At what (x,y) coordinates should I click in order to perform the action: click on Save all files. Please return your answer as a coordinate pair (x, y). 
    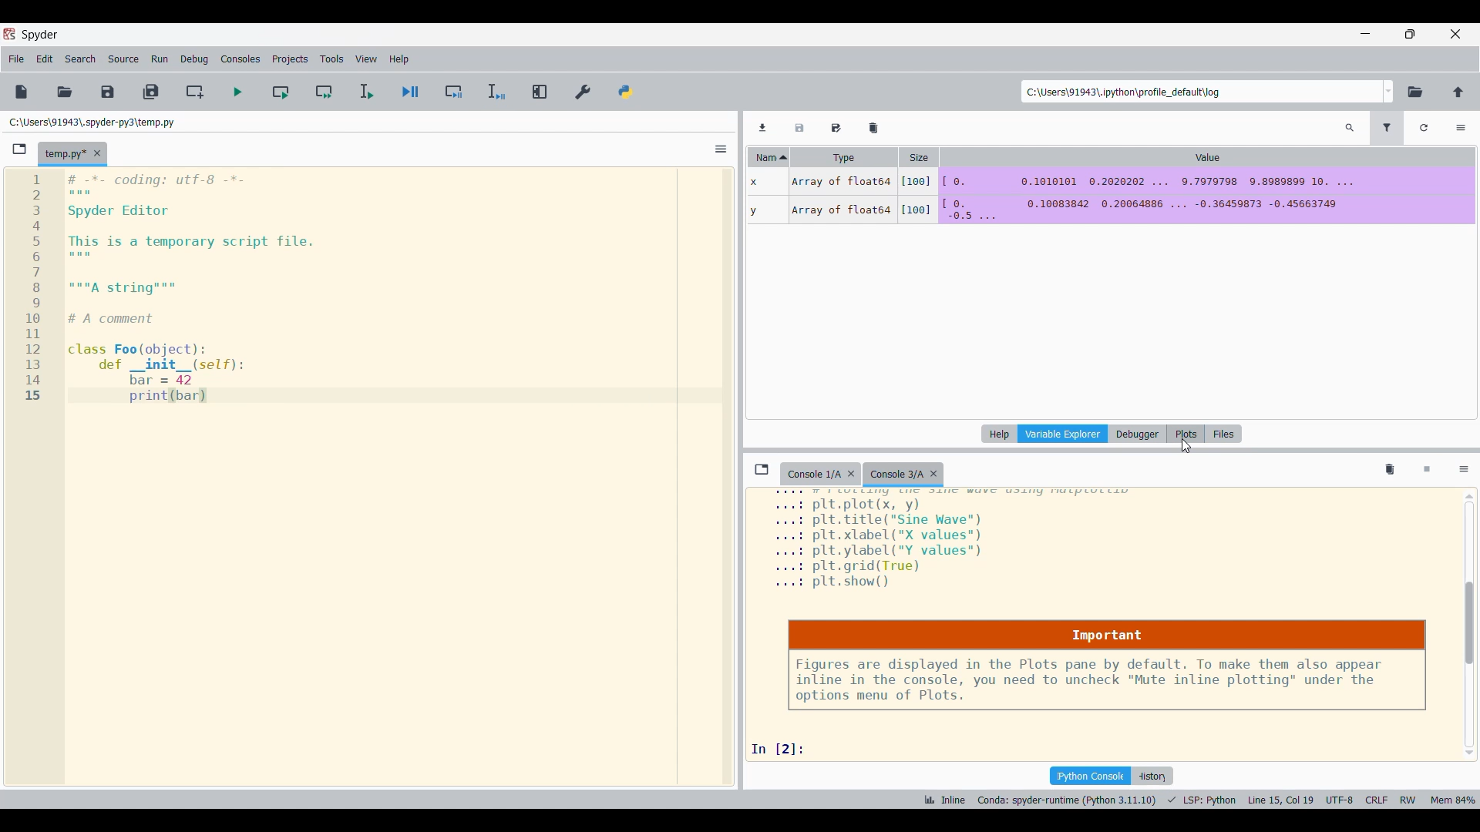
    Looking at the image, I should click on (151, 92).